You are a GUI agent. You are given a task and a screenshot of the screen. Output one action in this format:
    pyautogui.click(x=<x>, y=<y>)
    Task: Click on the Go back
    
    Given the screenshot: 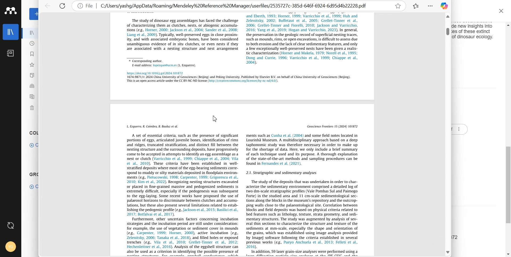 What is the action you would take?
    pyautogui.click(x=48, y=6)
    